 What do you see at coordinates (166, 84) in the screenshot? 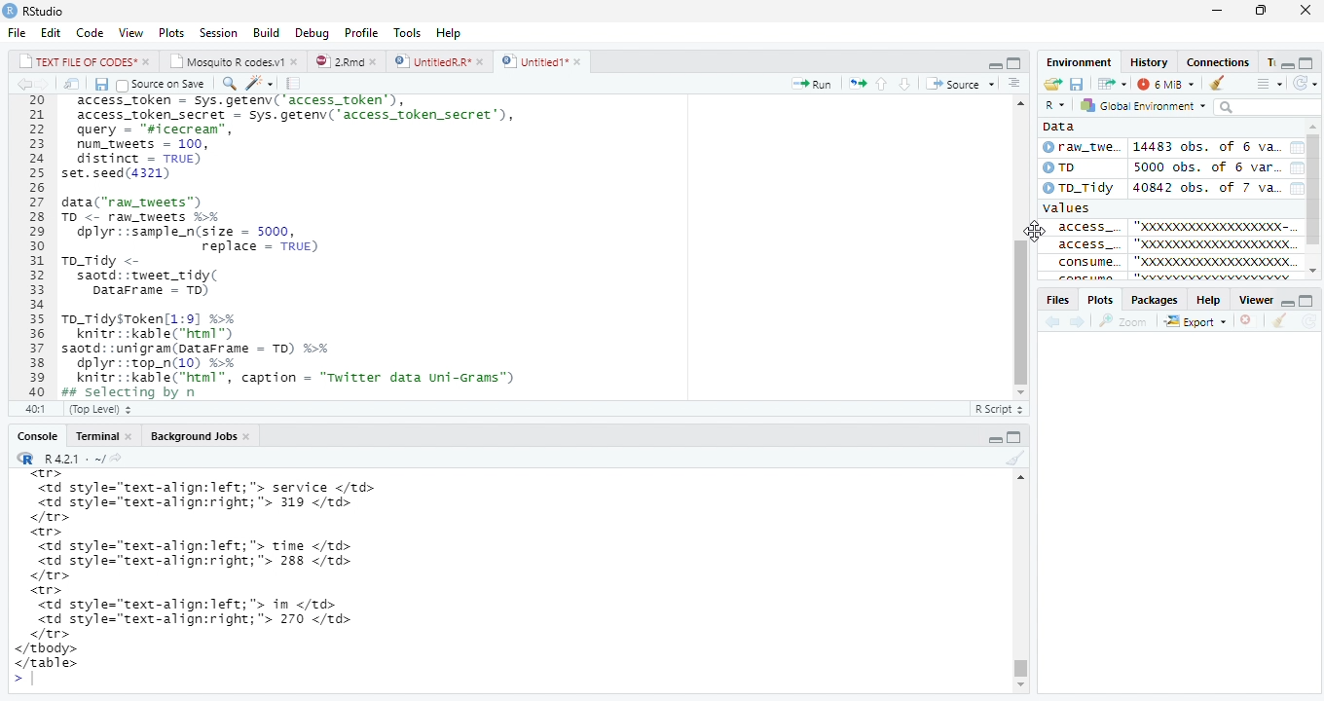
I see `Source on save` at bounding box center [166, 84].